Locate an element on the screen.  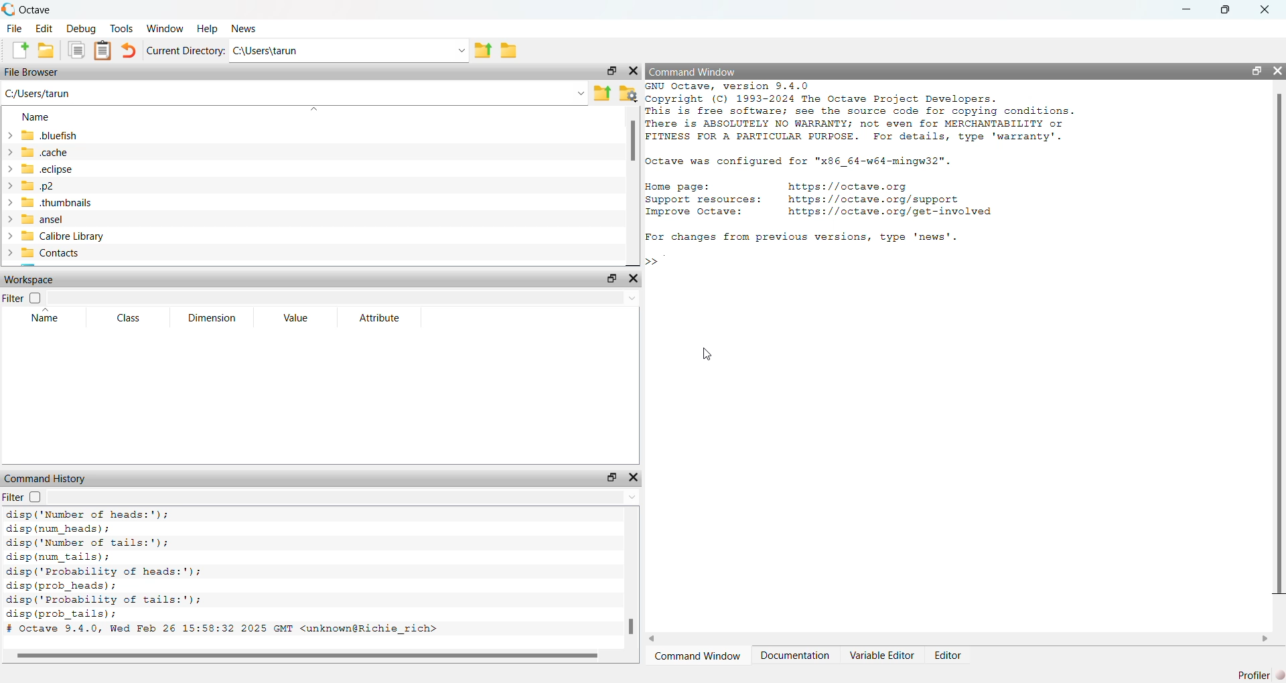
Tools is located at coordinates (121, 28).